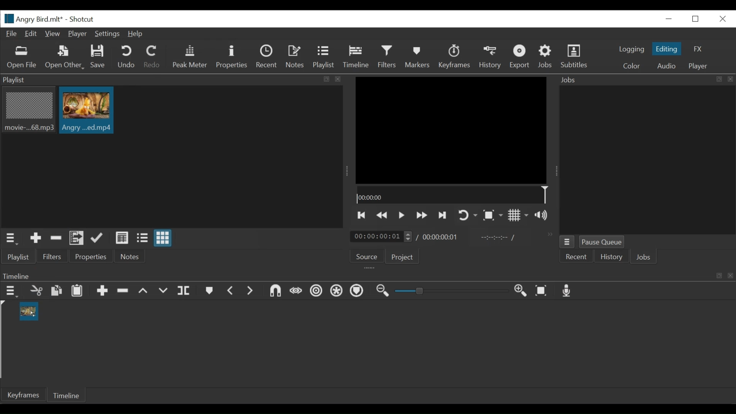 Image resolution: width=736 pixels, height=414 pixels. Describe the element at coordinates (544, 215) in the screenshot. I see `Show volume control` at that location.